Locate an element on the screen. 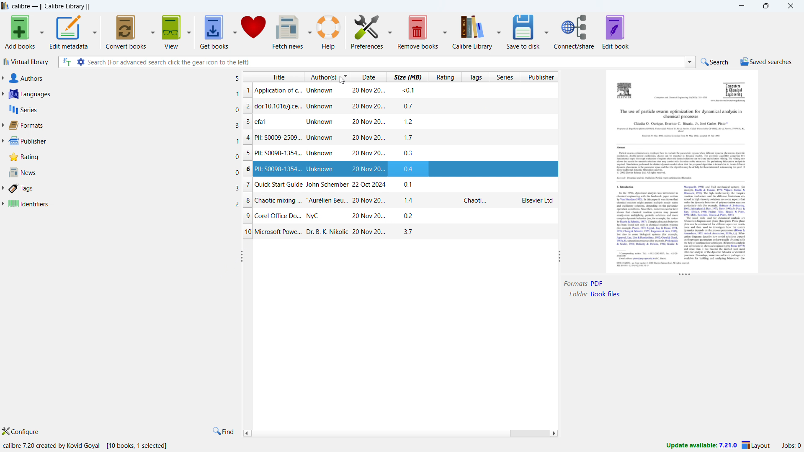 The width and height of the screenshot is (804, 452). 8 is located at coordinates (249, 201).